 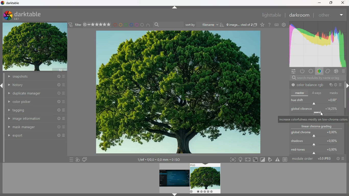 What do you see at coordinates (315, 78) in the screenshot?
I see `search` at bounding box center [315, 78].